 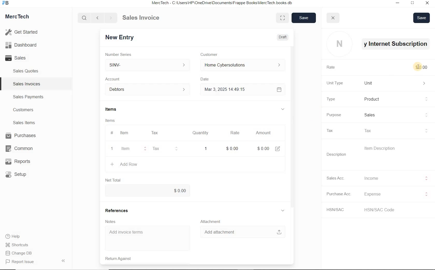 What do you see at coordinates (21, 148) in the screenshot?
I see `Common` at bounding box center [21, 148].